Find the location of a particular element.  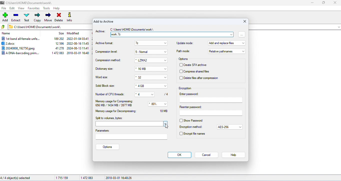

4/4 object(s) selected is located at coordinates (15, 178).